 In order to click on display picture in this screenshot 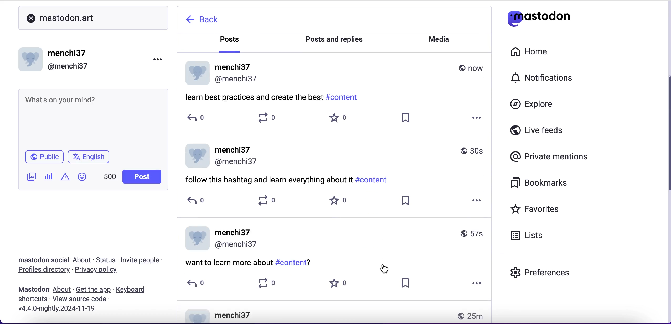, I will do `click(195, 155)`.